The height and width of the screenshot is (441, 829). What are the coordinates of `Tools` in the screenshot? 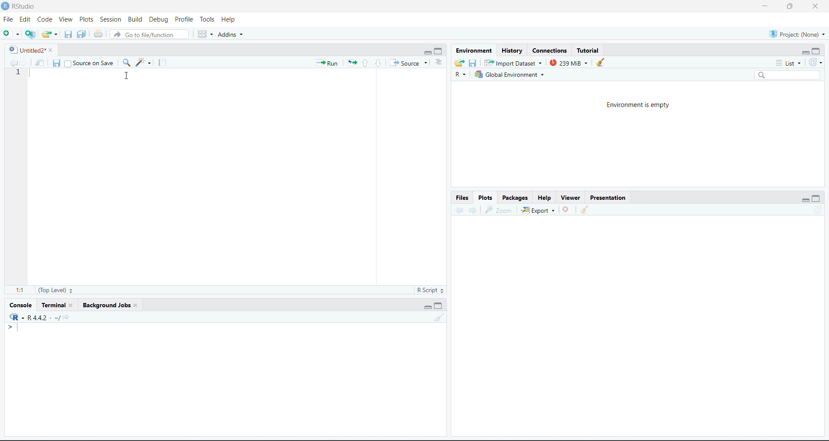 It's located at (207, 19).